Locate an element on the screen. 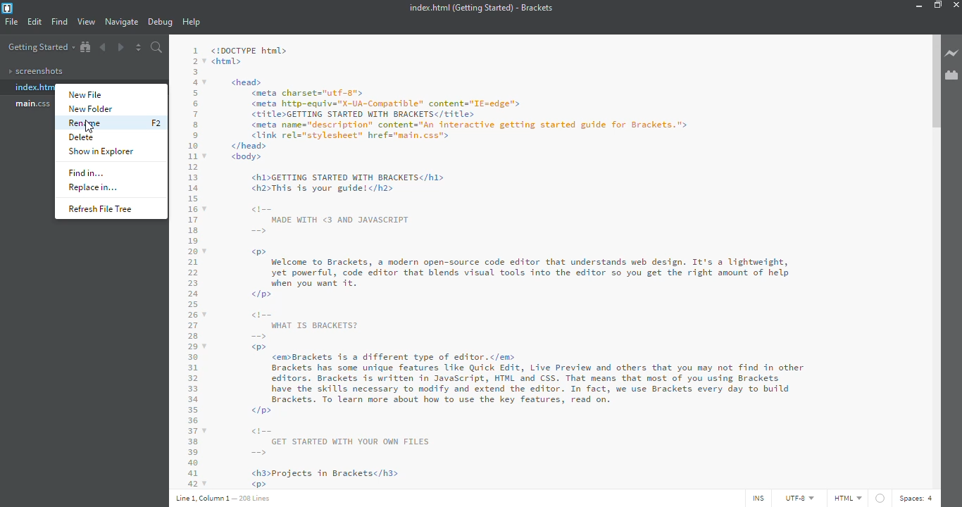 This screenshot has height=507, width=962. replace in is located at coordinates (95, 187).